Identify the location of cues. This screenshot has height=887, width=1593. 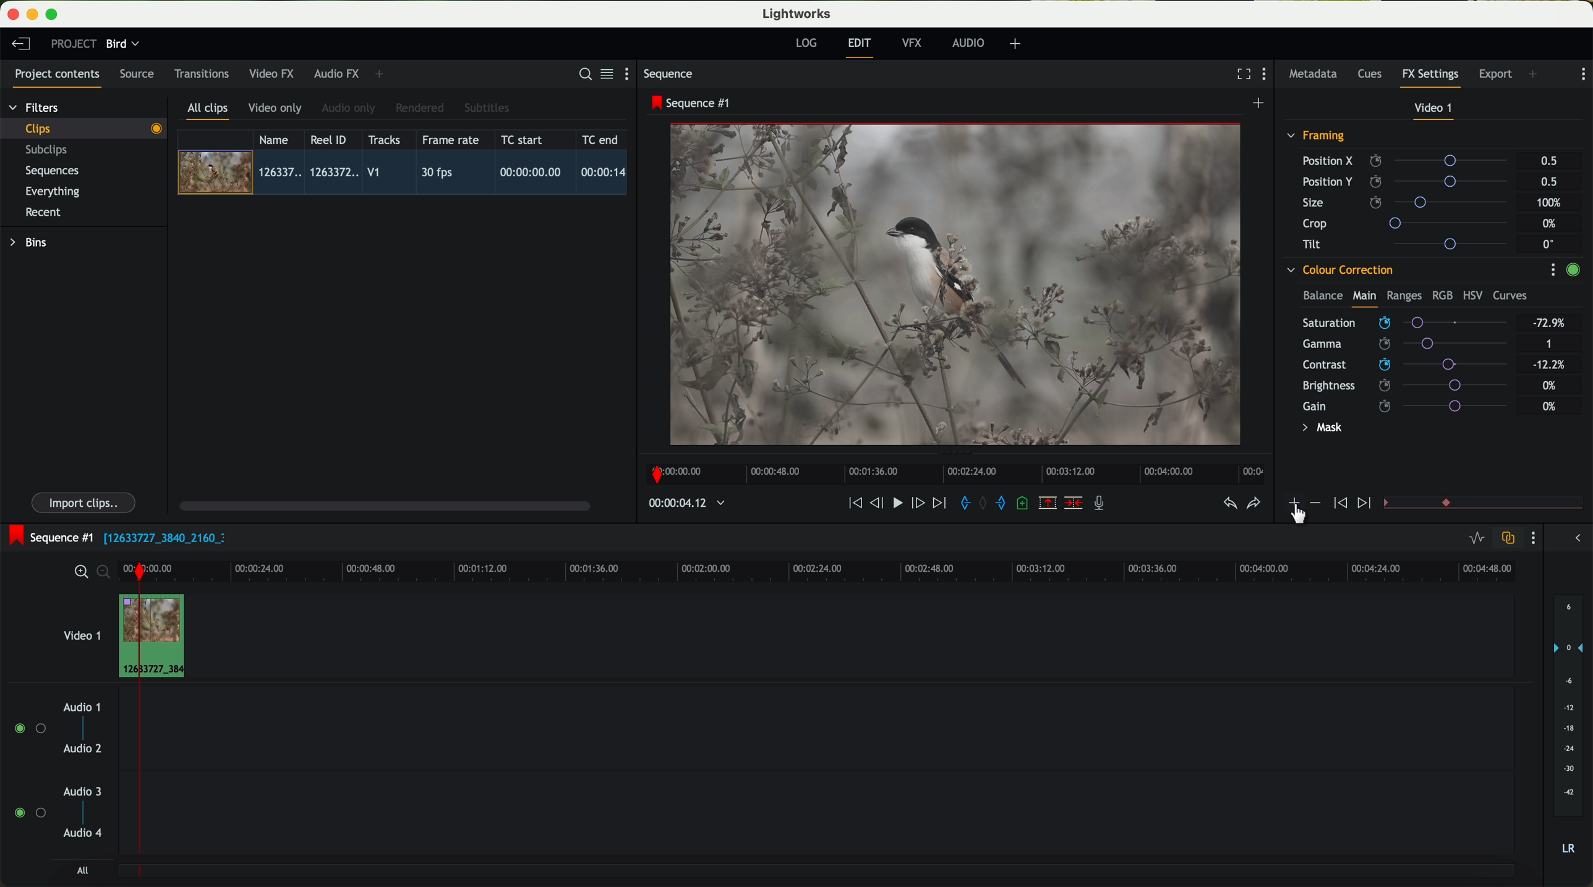
(1373, 75).